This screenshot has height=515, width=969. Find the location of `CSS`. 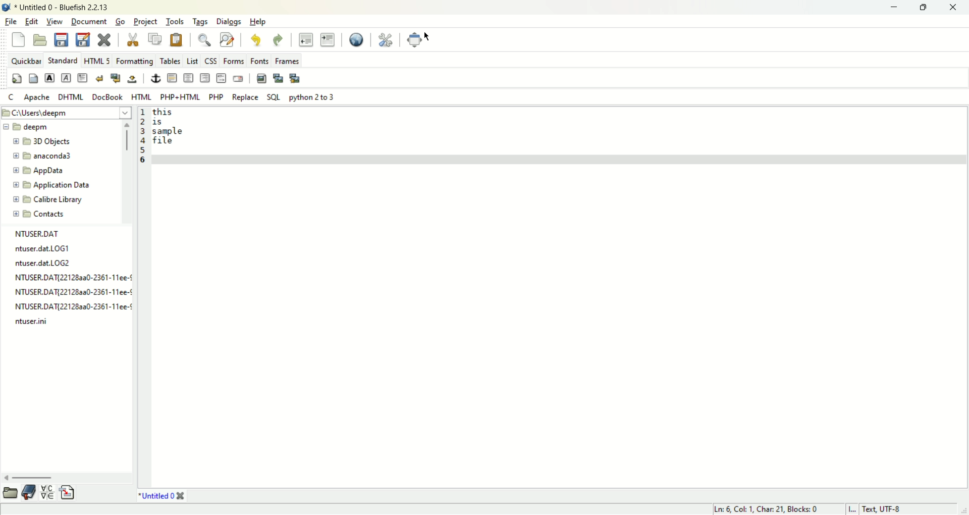

CSS is located at coordinates (212, 61).